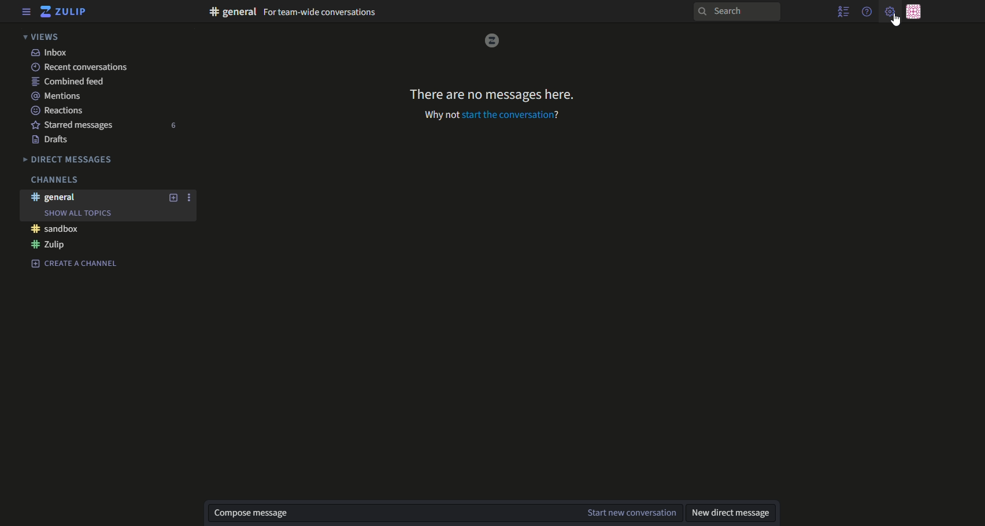  Describe the element at coordinates (494, 92) in the screenshot. I see `text` at that location.